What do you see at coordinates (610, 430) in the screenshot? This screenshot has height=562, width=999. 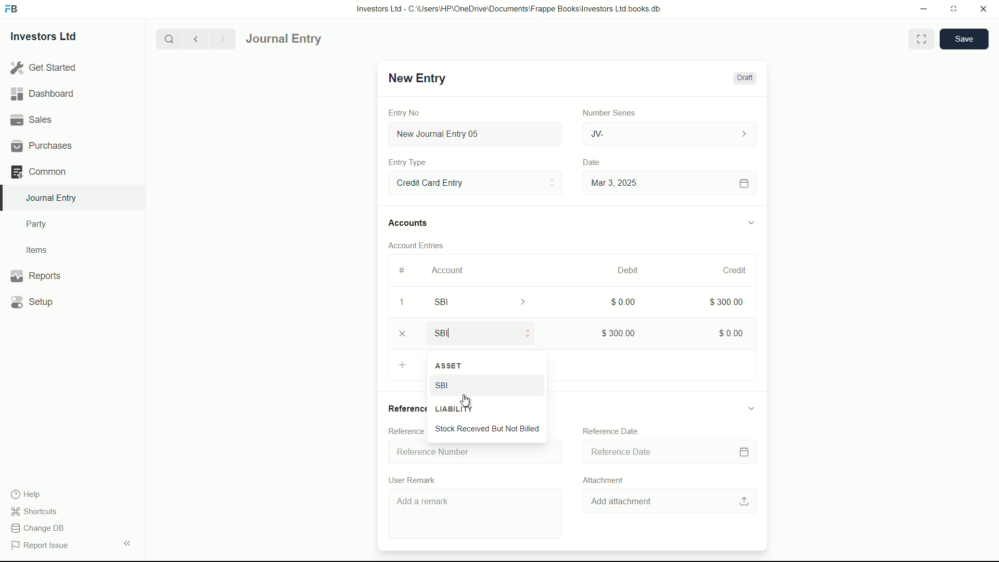 I see `Reference Date` at bounding box center [610, 430].